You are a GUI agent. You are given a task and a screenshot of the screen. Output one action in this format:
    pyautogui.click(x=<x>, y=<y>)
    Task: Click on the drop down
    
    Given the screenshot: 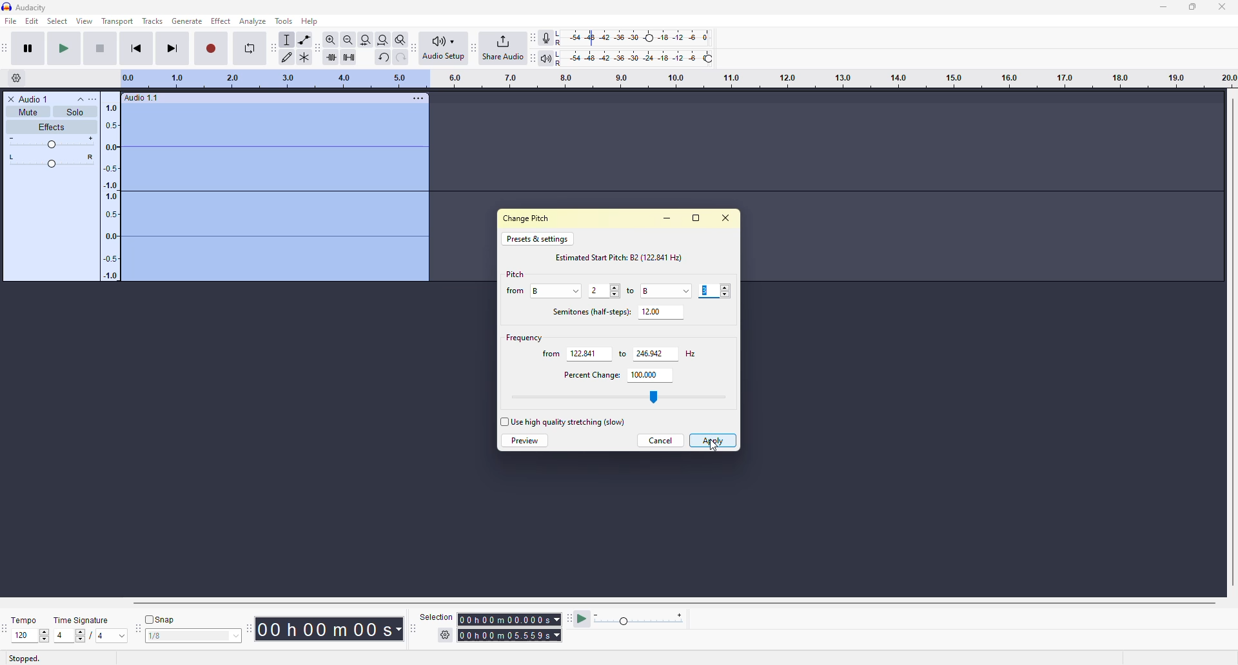 What is the action you would take?
    pyautogui.click(x=122, y=636)
    